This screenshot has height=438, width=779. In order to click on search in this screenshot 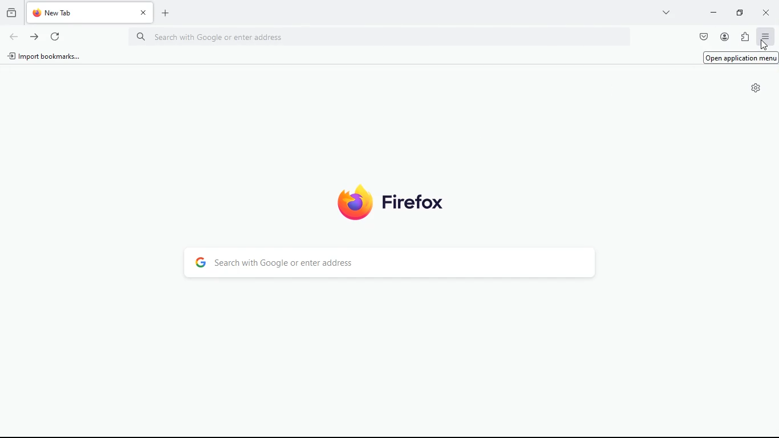, I will do `click(389, 262)`.